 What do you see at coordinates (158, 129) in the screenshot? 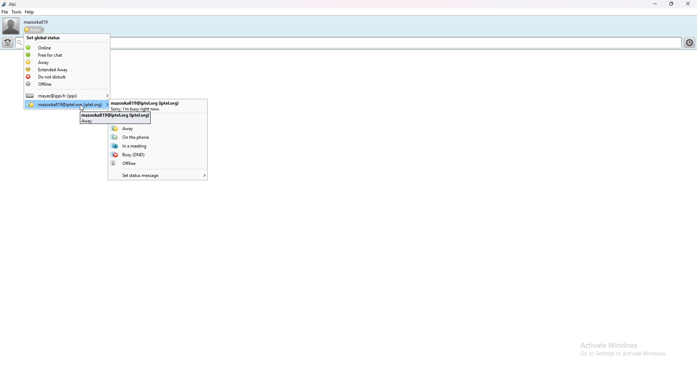
I see `away` at bounding box center [158, 129].